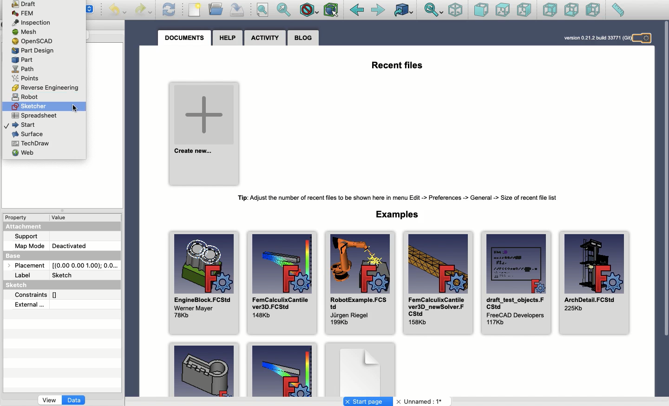 This screenshot has width=669, height=406. I want to click on EngineBlock, so click(204, 283).